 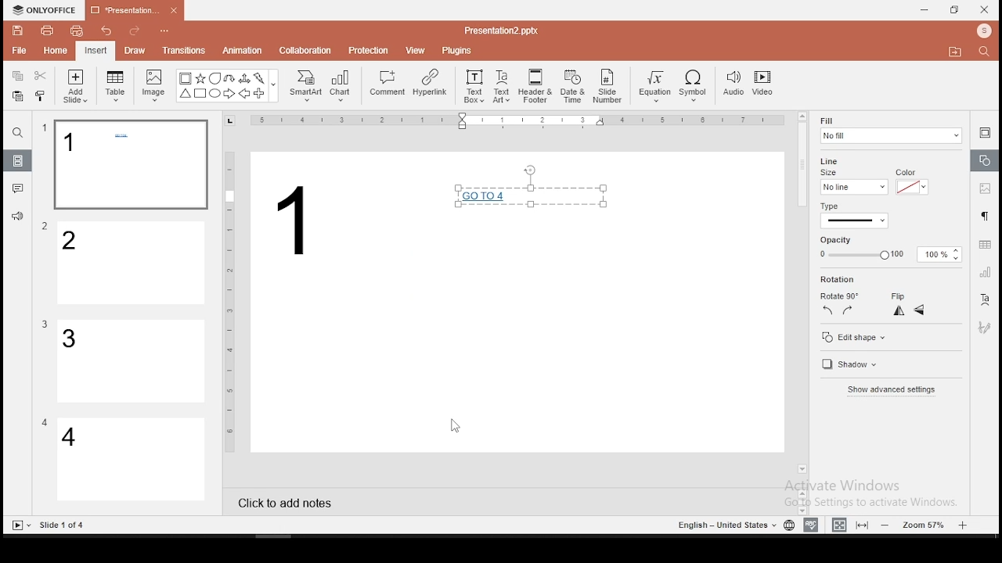 I want to click on text, so click(x=530, y=199).